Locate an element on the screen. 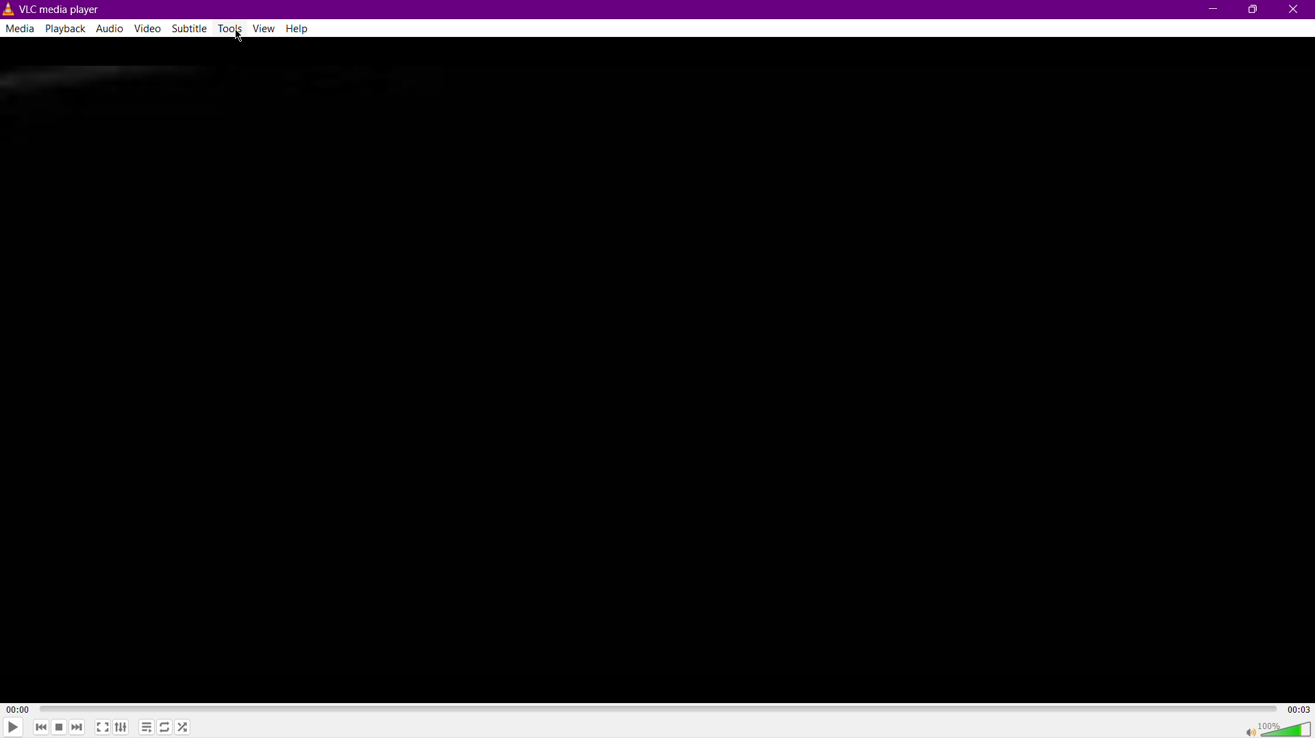  Subtitle is located at coordinates (190, 31).